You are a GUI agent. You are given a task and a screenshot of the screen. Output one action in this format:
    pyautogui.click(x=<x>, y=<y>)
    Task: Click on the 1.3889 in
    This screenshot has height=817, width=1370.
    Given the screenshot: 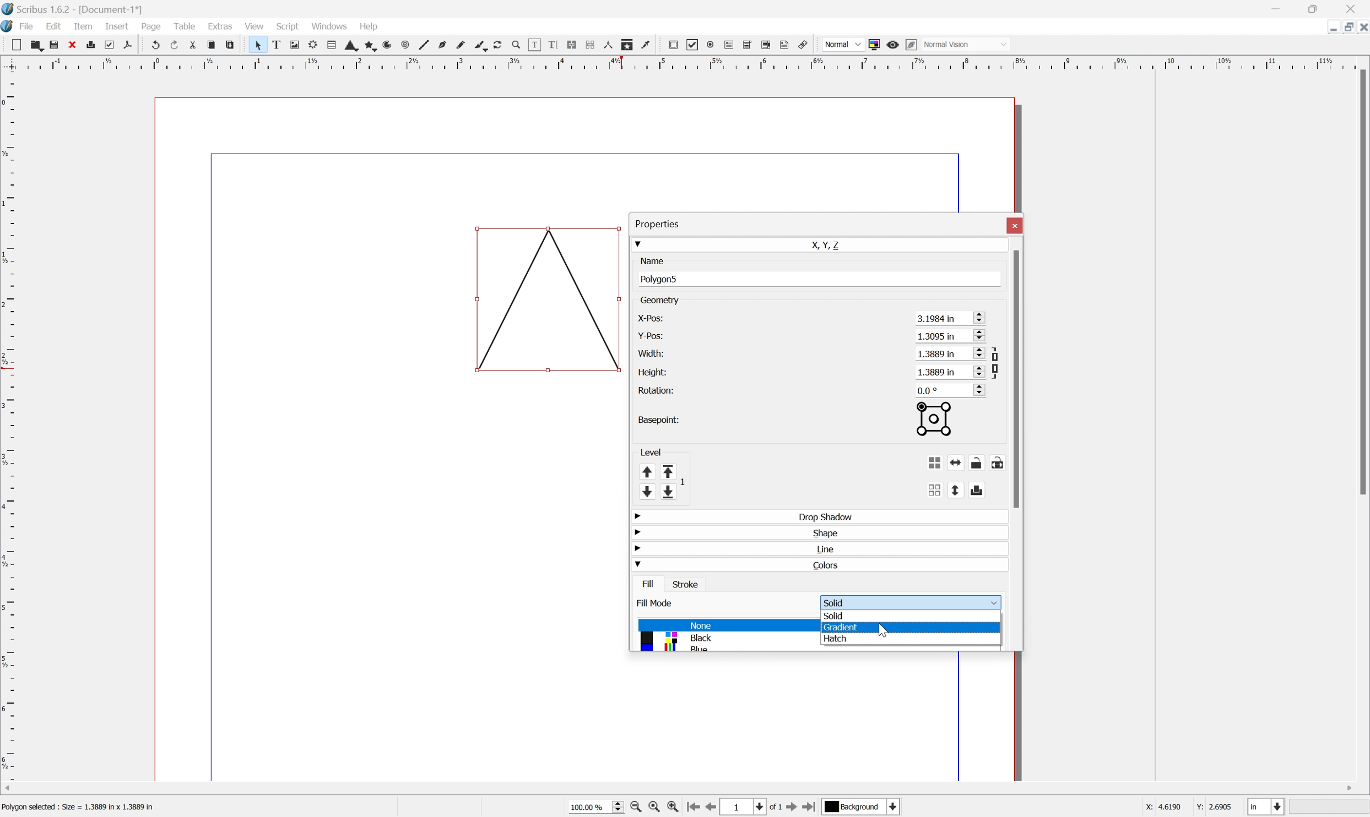 What is the action you would take?
    pyautogui.click(x=951, y=371)
    